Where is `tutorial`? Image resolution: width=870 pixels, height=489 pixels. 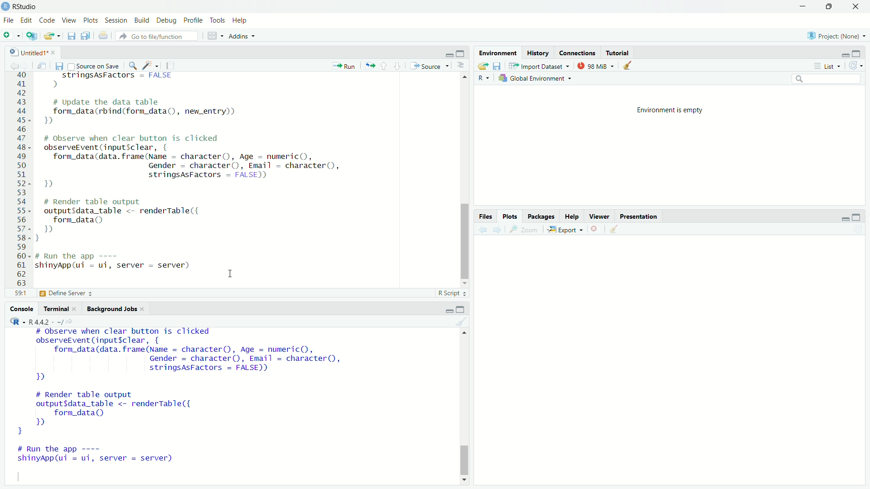 tutorial is located at coordinates (616, 53).